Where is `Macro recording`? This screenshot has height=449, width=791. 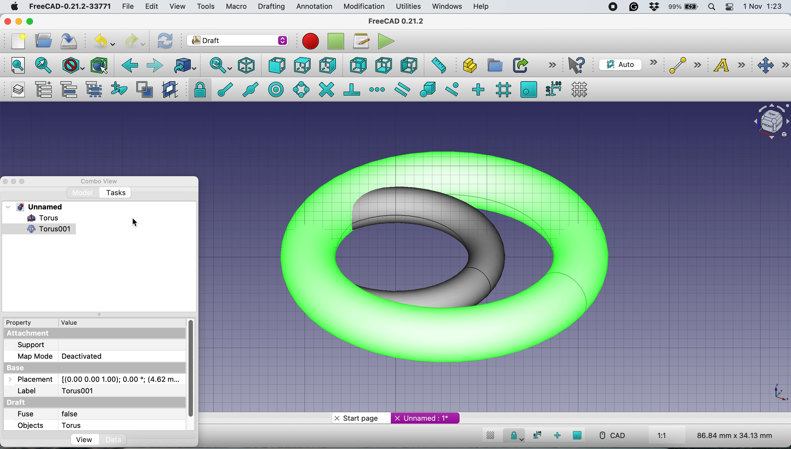
Macro recording is located at coordinates (310, 41).